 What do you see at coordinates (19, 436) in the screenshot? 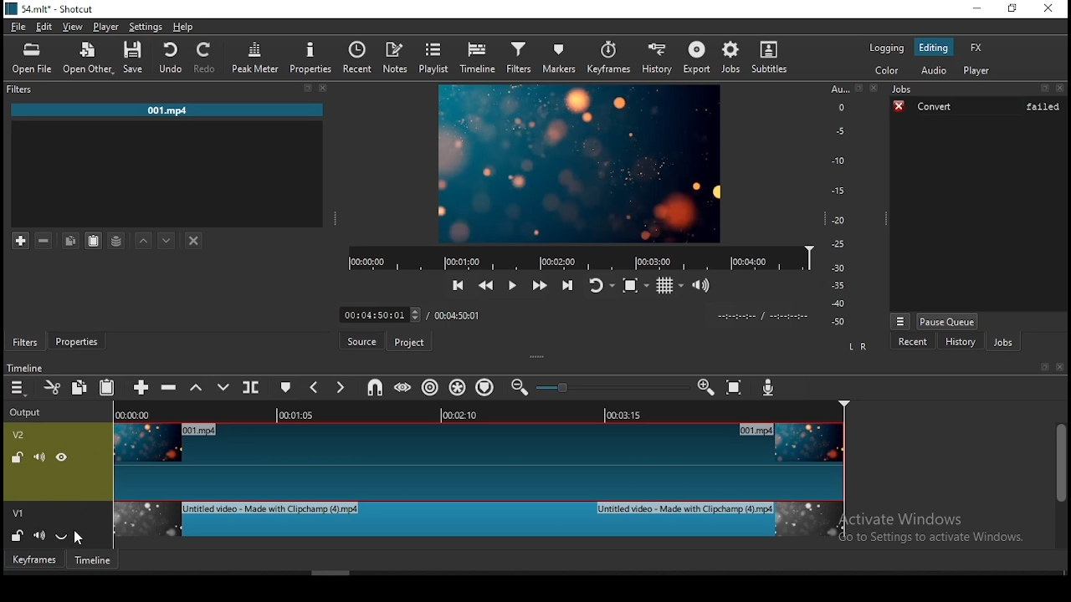
I see `v2` at bounding box center [19, 436].